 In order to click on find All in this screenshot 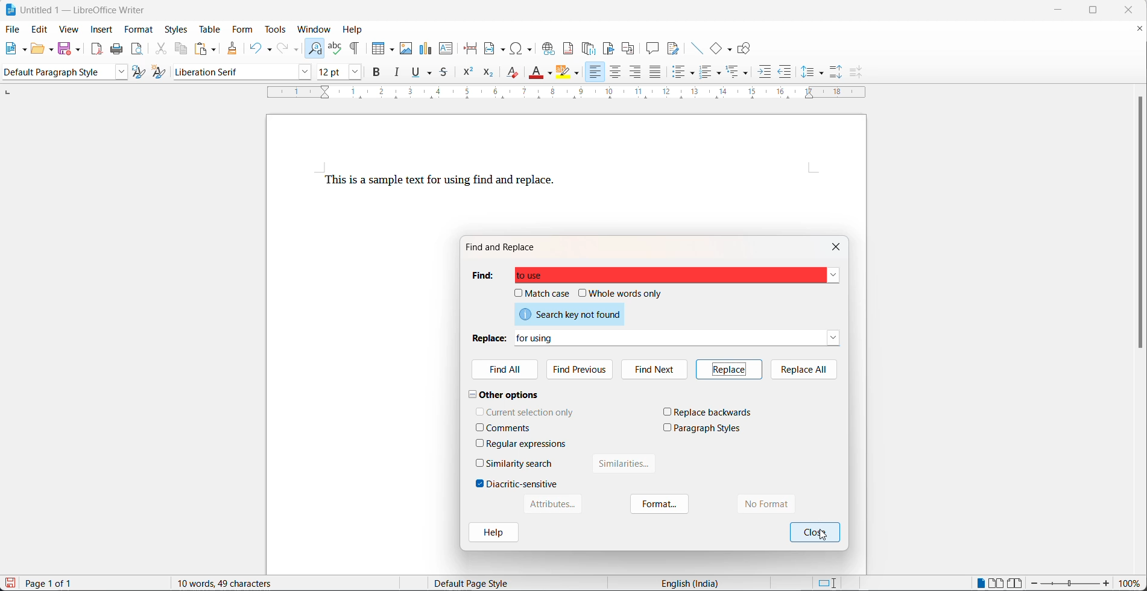, I will do `click(506, 371)`.